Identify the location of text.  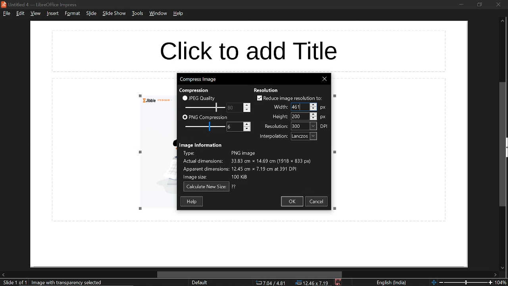
(201, 145).